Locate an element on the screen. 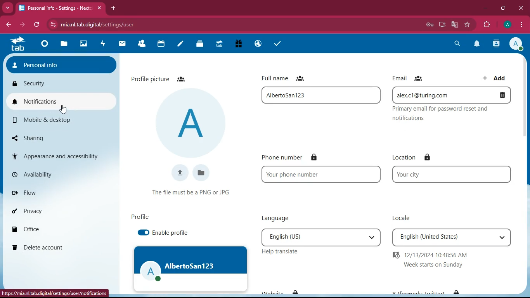 This screenshot has height=298, width=530. full name is located at coordinates (274, 77).